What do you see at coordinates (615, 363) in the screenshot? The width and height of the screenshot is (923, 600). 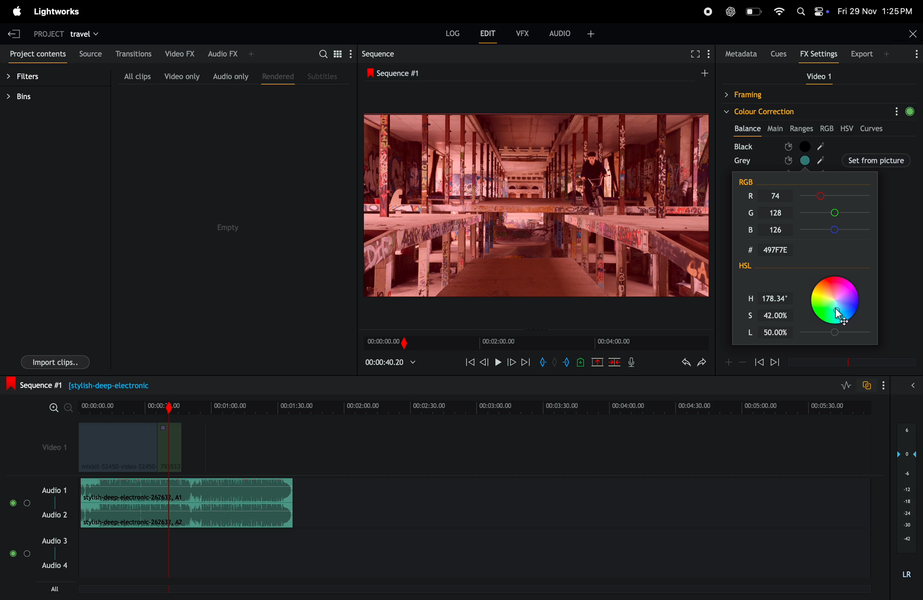 I see `delete` at bounding box center [615, 363].